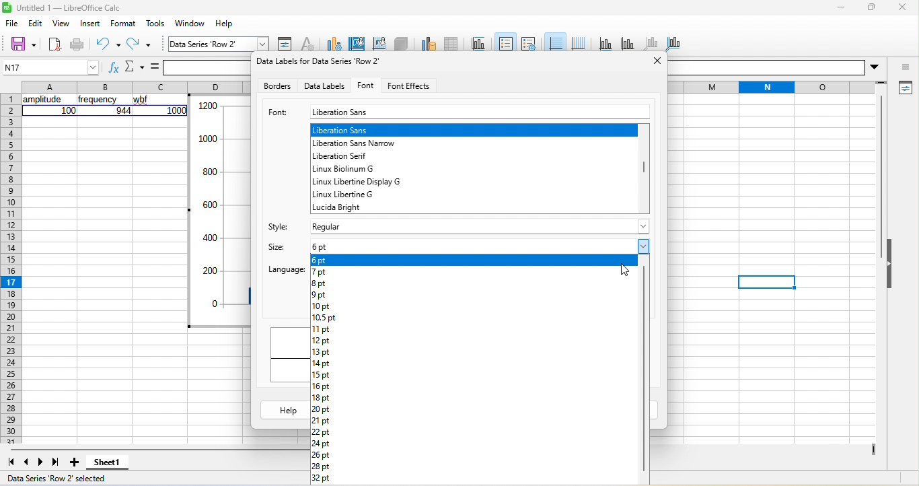  Describe the element at coordinates (42, 100) in the screenshot. I see `amplitude` at that location.